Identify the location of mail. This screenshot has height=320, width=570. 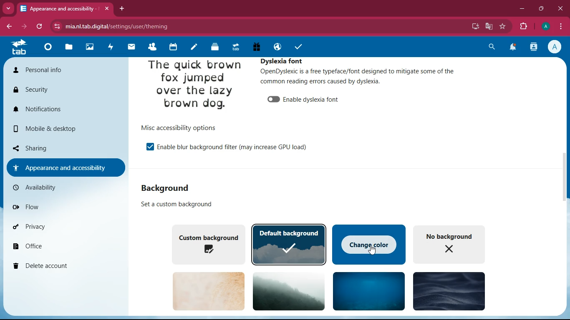
(129, 47).